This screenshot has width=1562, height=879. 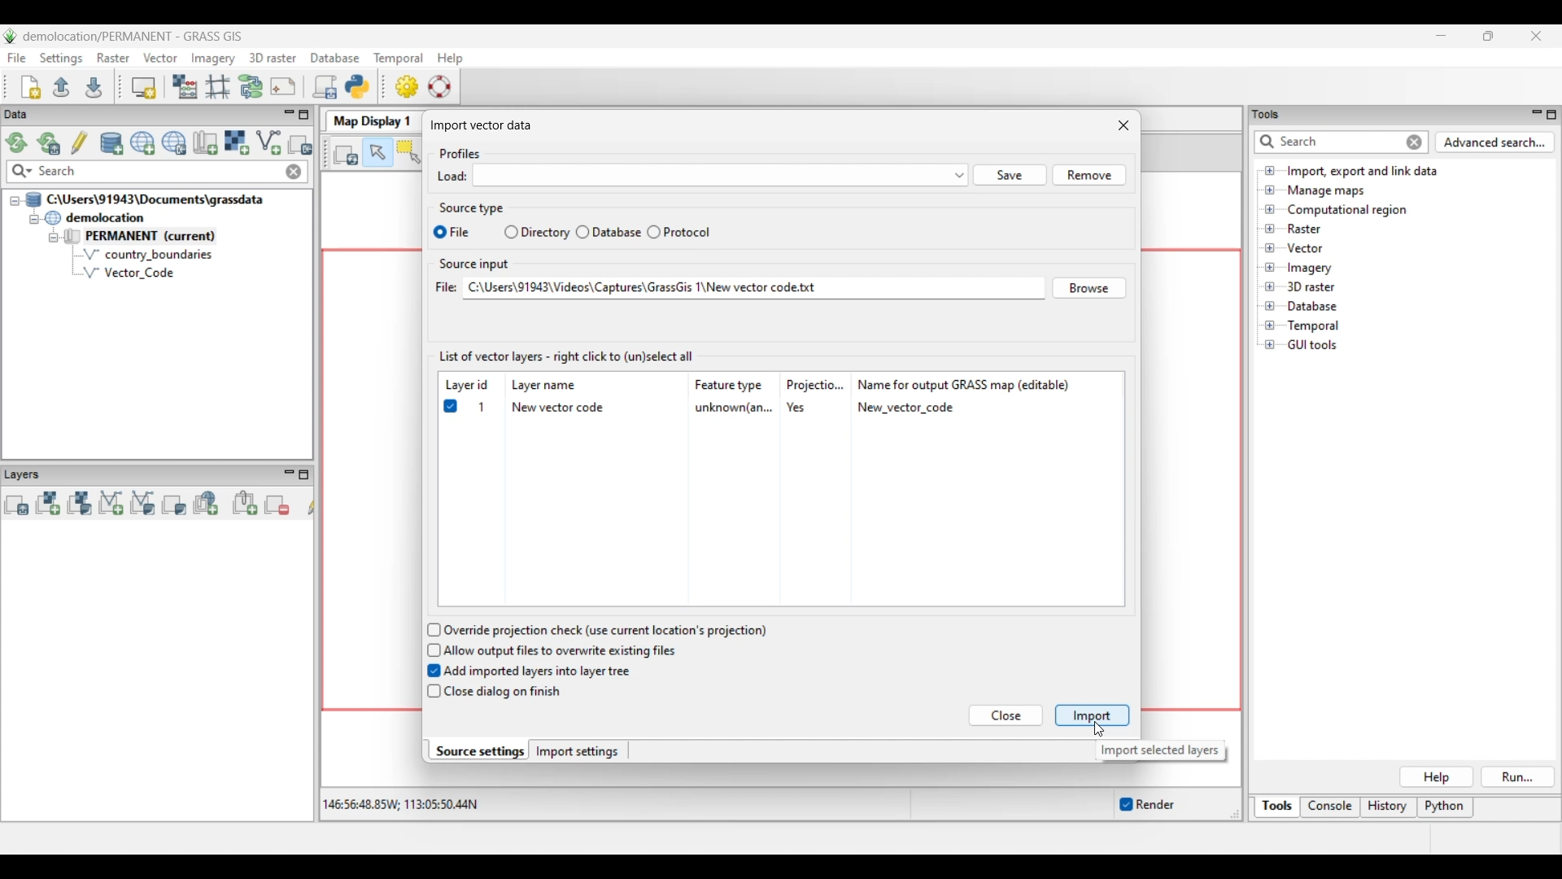 I want to click on Vector menu, so click(x=160, y=58).